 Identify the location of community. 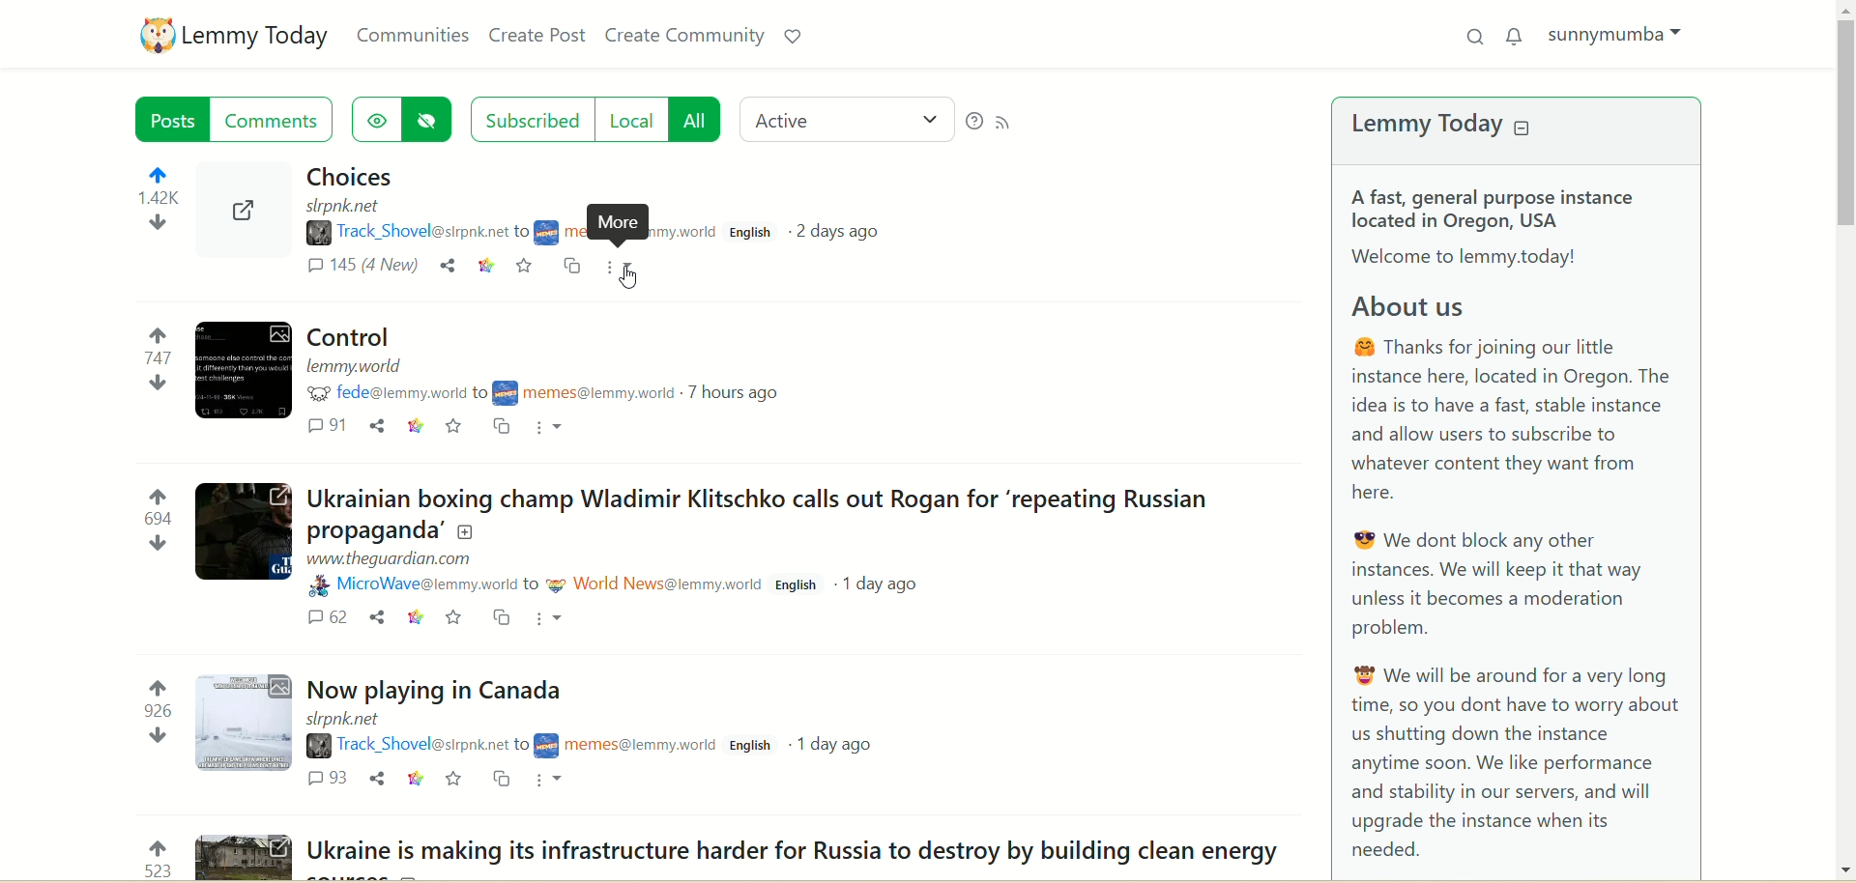
(591, 393).